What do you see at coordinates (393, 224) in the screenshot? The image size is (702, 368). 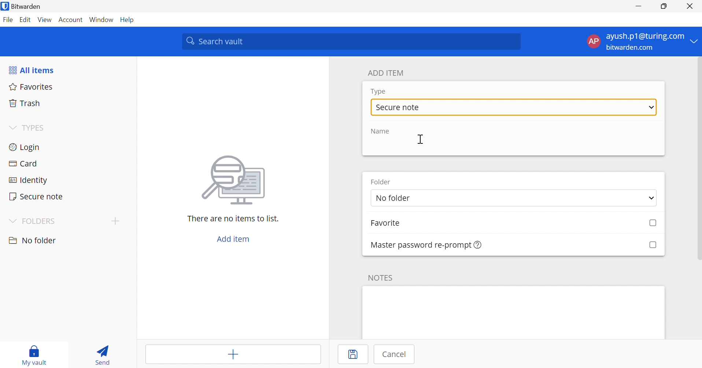 I see `Favorite` at bounding box center [393, 224].